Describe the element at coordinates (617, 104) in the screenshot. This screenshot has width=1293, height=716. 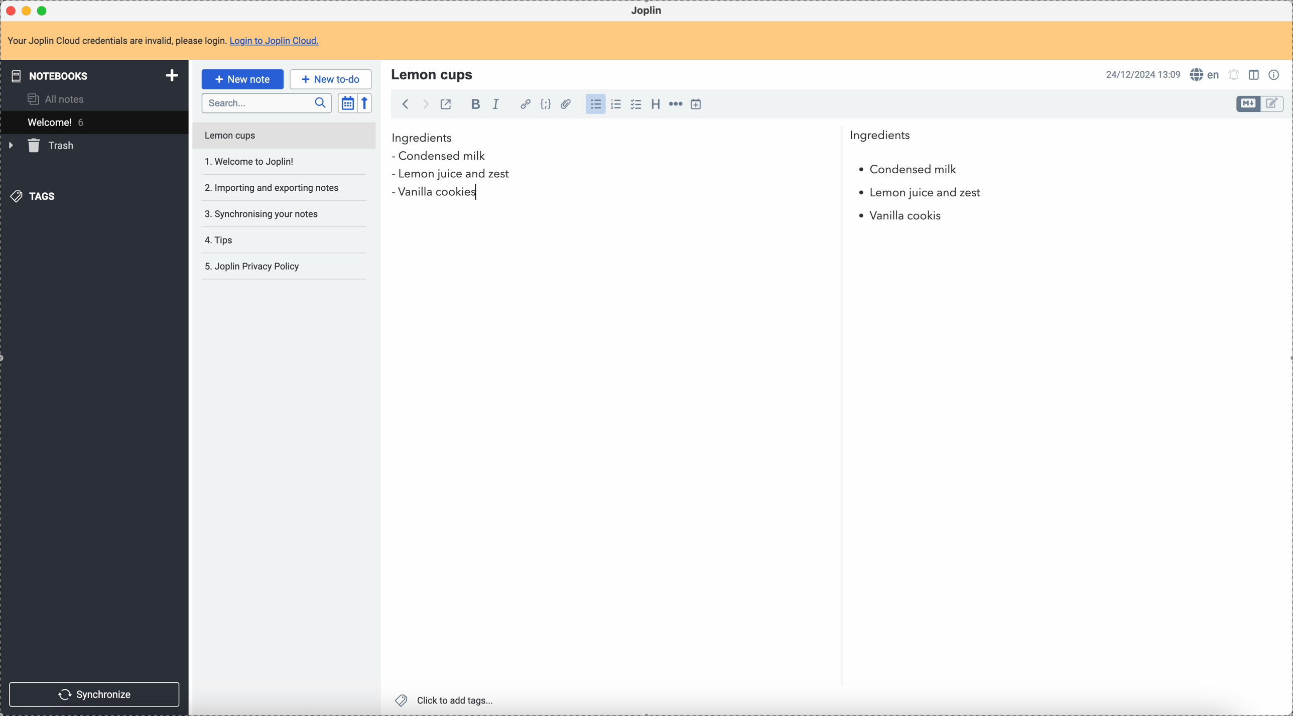
I see `numbered list` at that location.